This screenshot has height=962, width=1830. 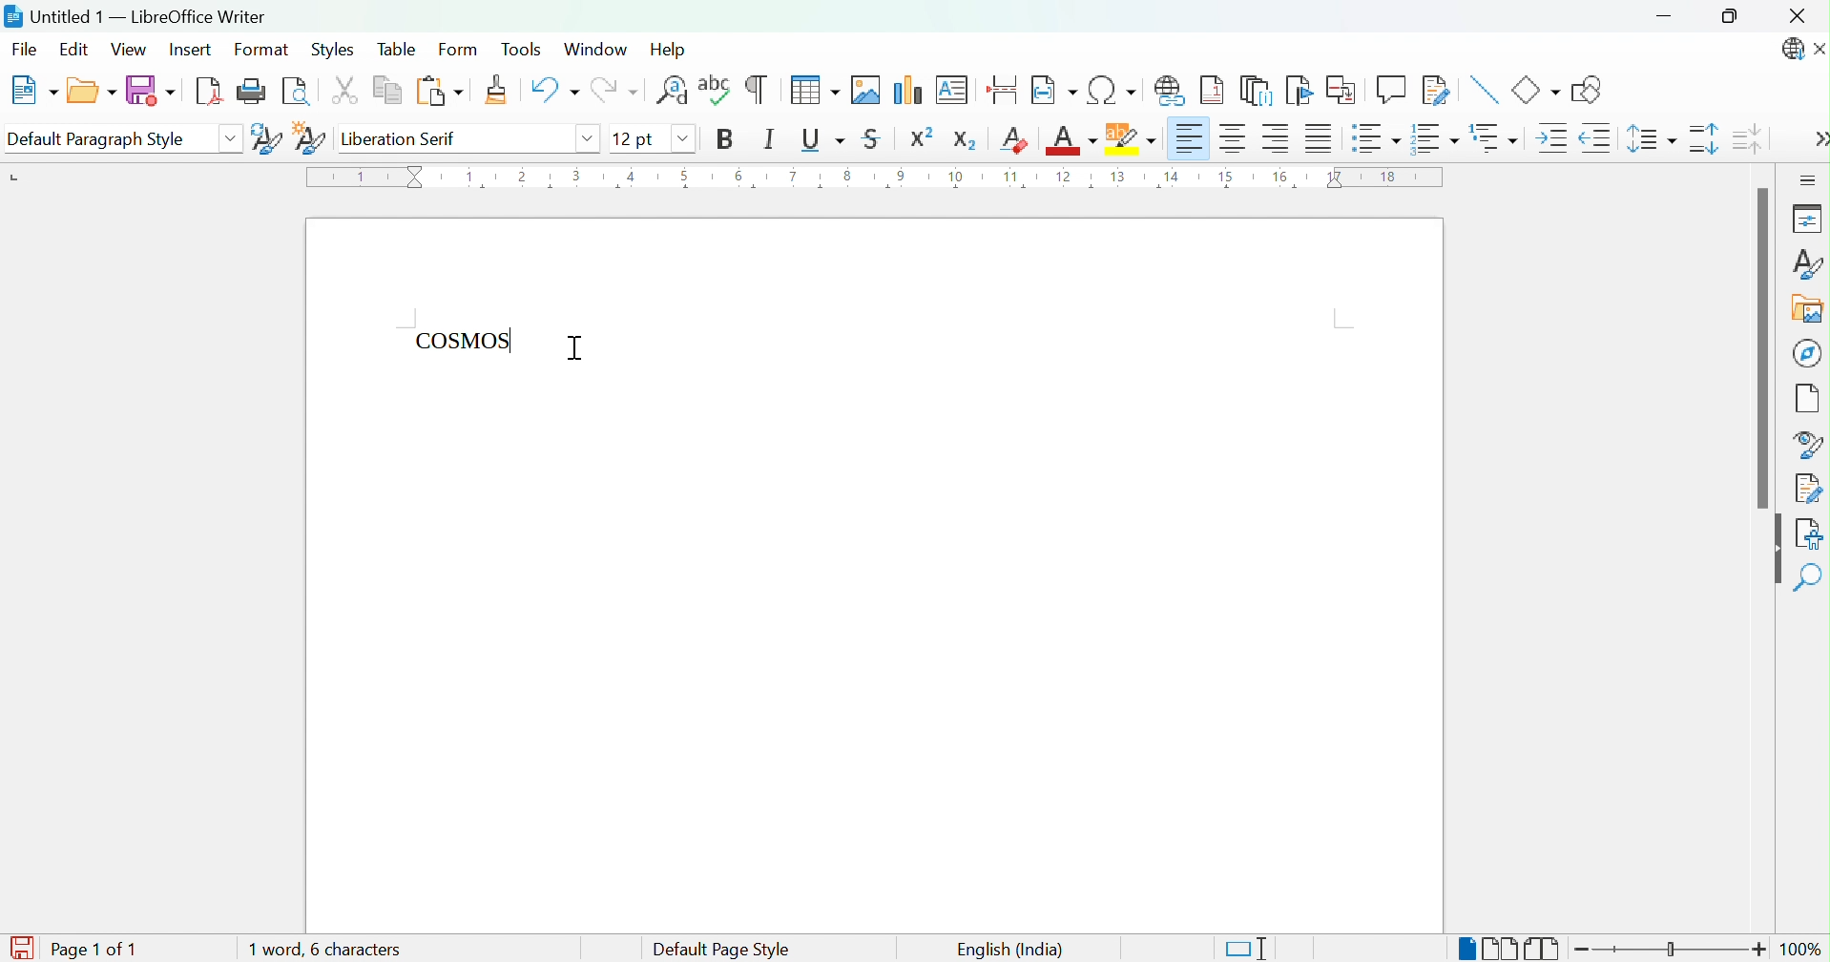 What do you see at coordinates (1437, 91) in the screenshot?
I see `Show Track Changes Functions` at bounding box center [1437, 91].